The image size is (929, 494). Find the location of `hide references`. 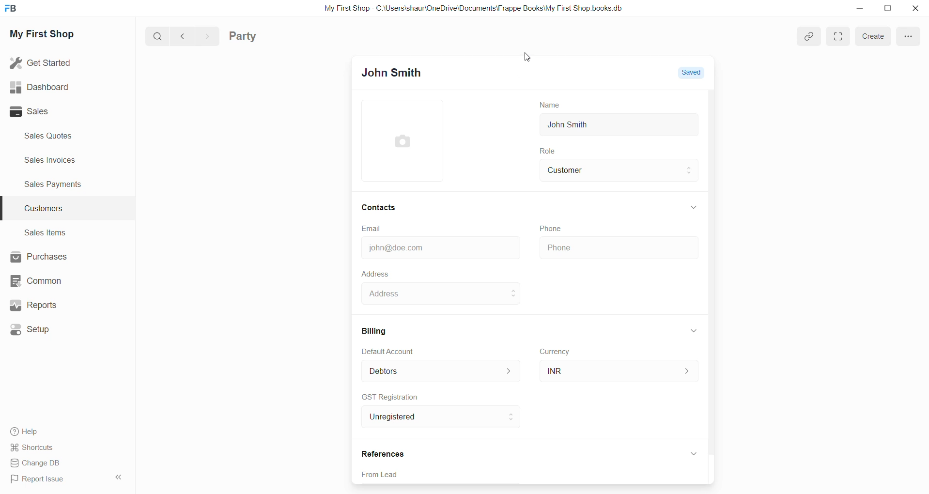

hide references is located at coordinates (694, 453).